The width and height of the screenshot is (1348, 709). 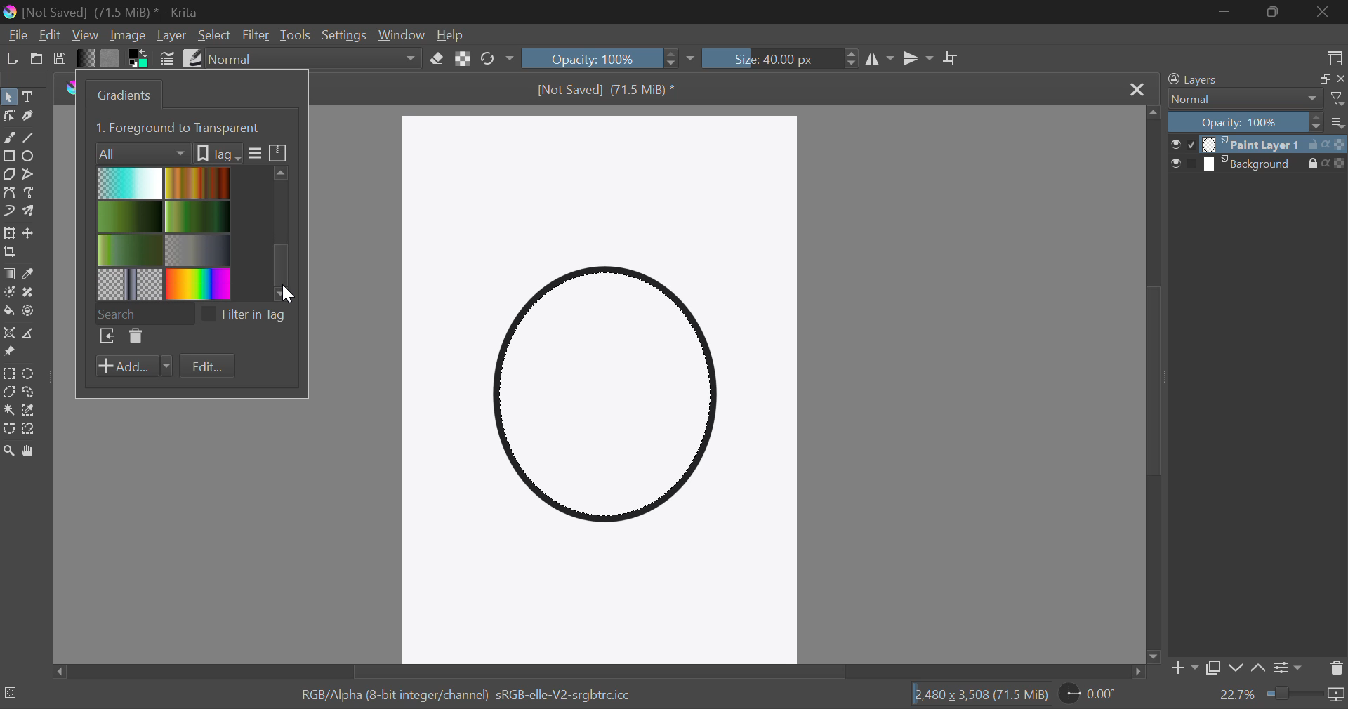 I want to click on Smart Patch Tool, so click(x=32, y=293).